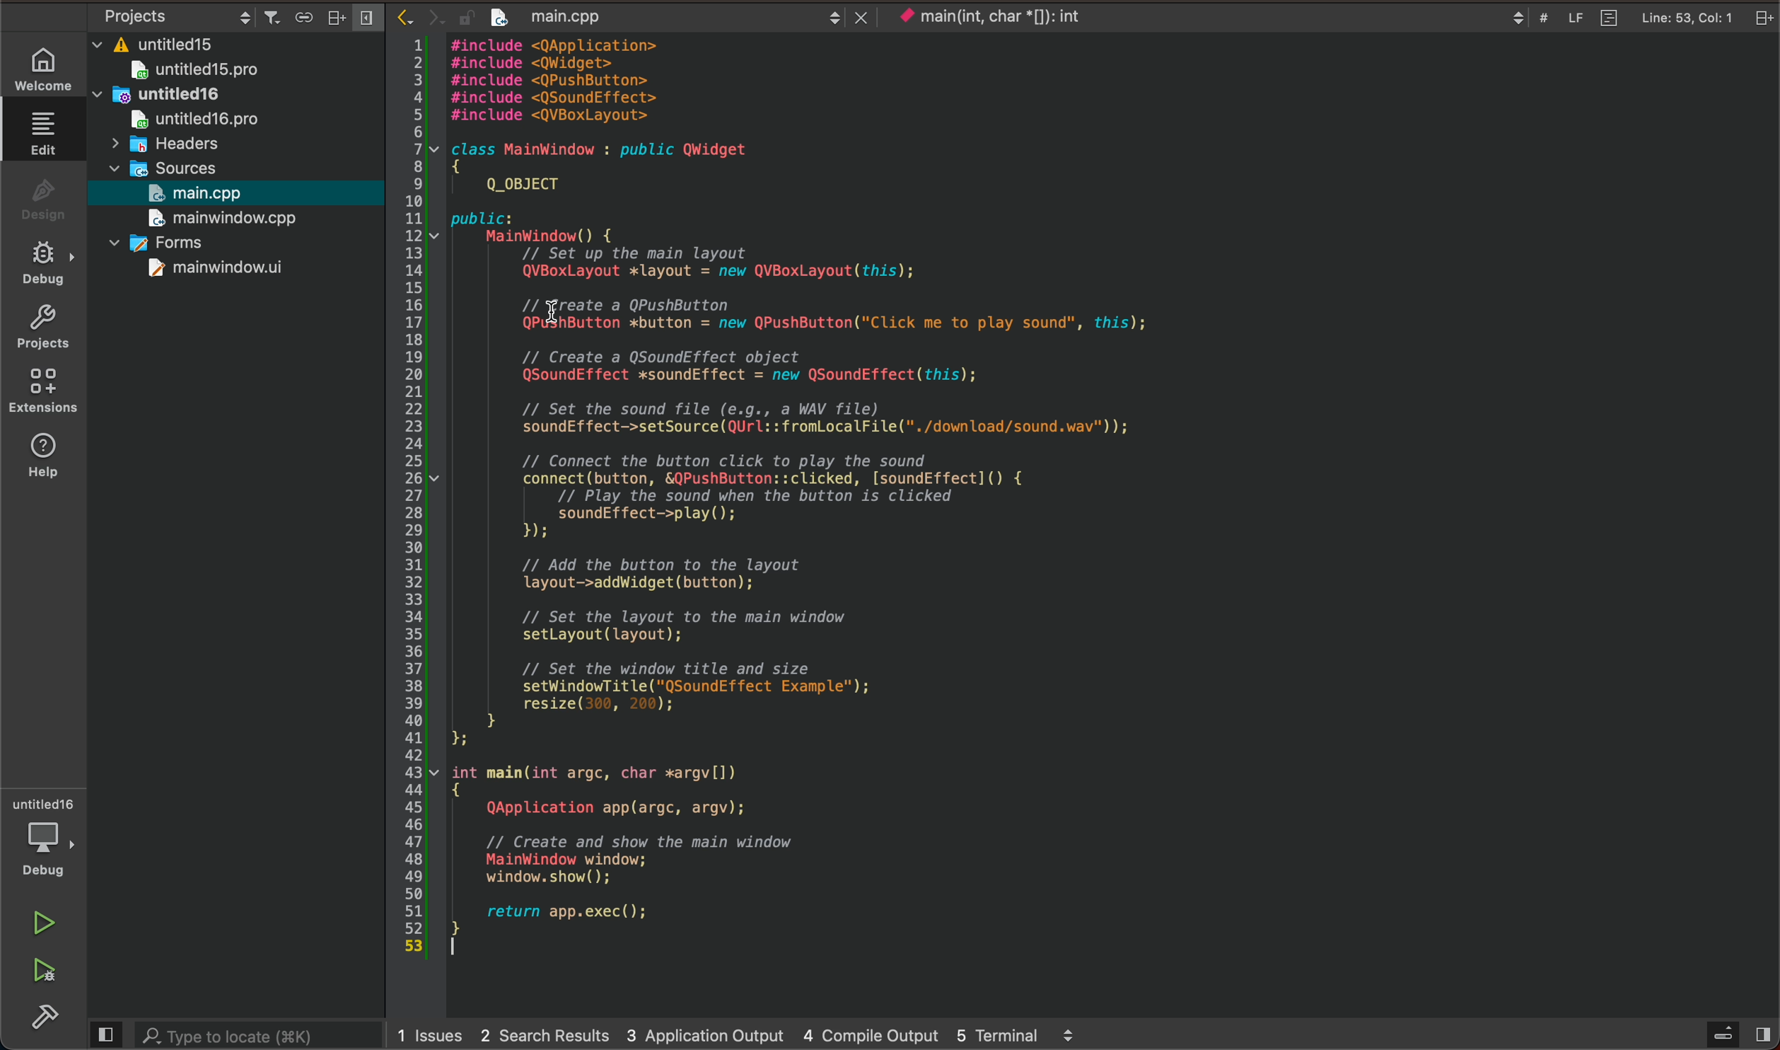  I want to click on run and build, so click(44, 971).